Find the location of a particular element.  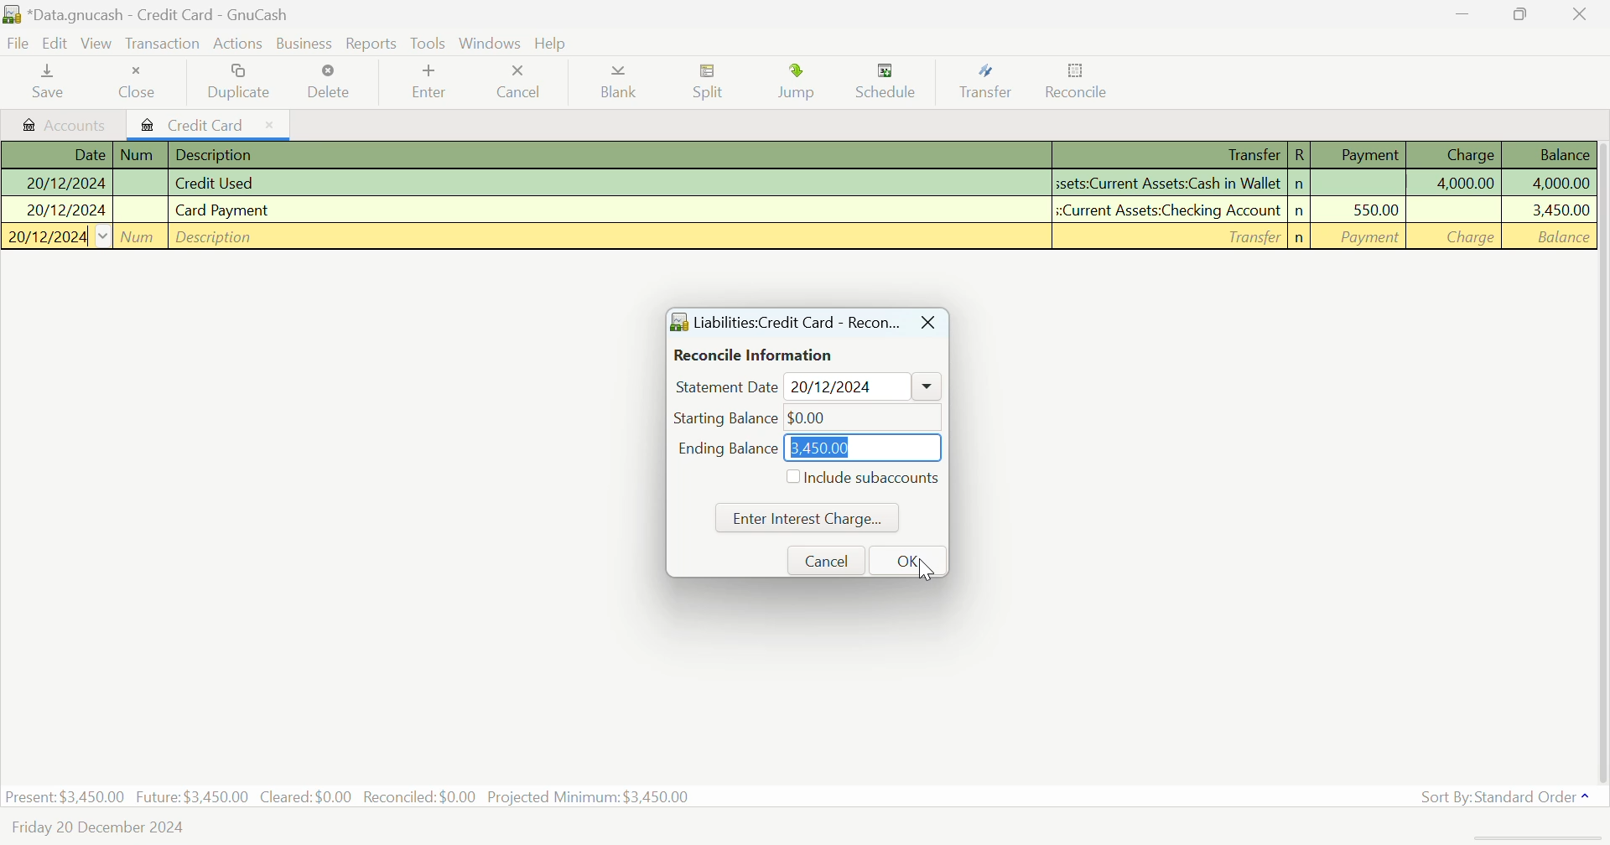

Cancel is located at coordinates (826, 560).